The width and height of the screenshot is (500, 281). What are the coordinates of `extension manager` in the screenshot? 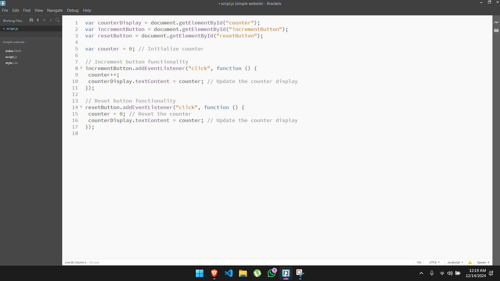 It's located at (496, 32).